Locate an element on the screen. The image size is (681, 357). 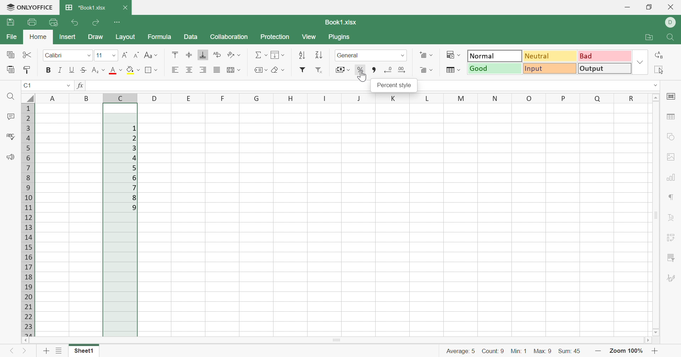
Clear is located at coordinates (278, 70).